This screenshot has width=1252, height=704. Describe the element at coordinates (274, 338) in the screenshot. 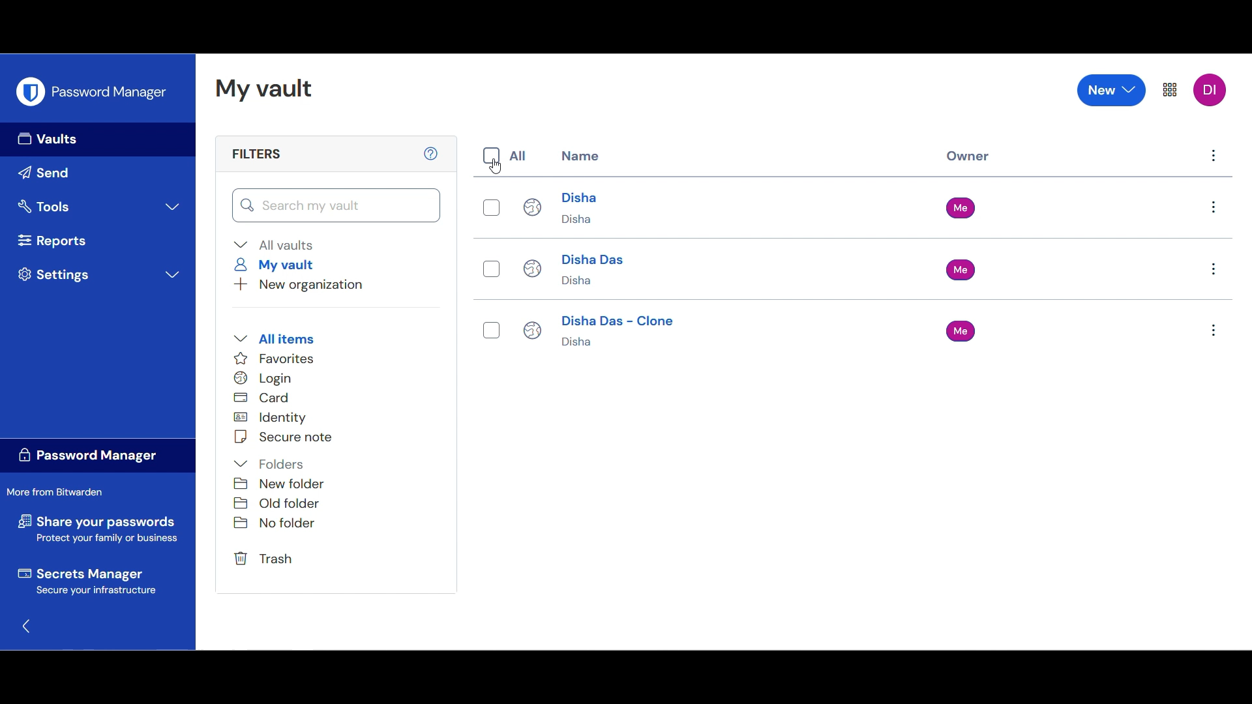

I see `Collapse all items` at that location.